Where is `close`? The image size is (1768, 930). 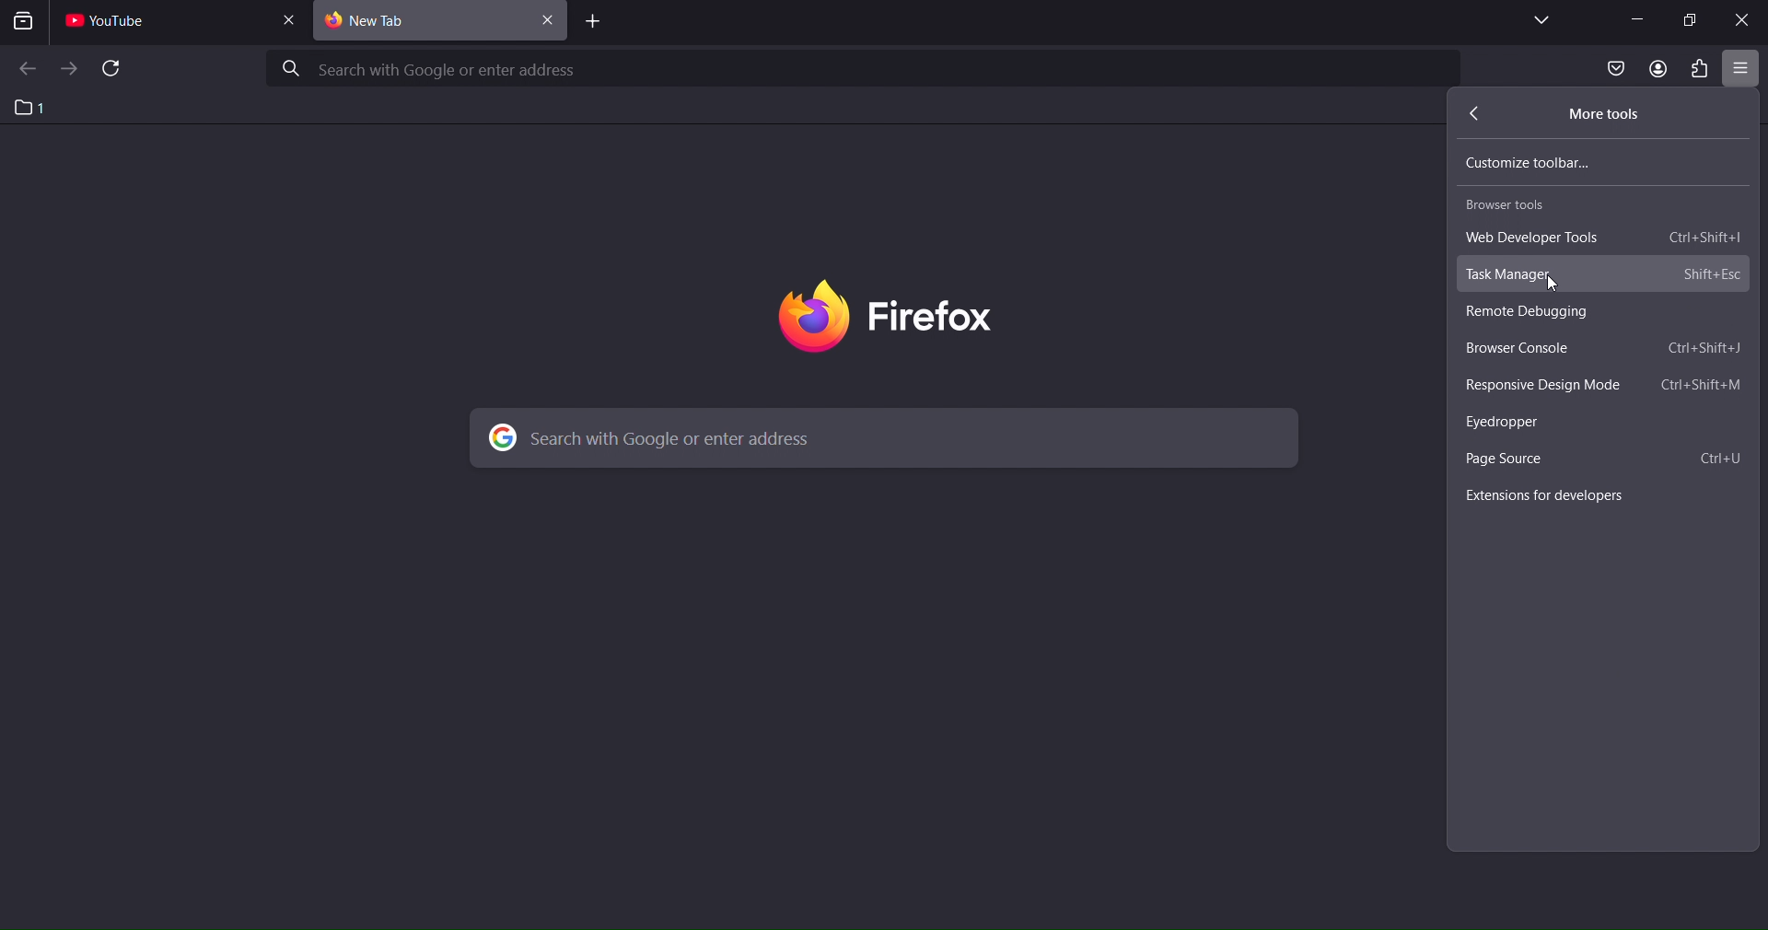
close is located at coordinates (550, 23).